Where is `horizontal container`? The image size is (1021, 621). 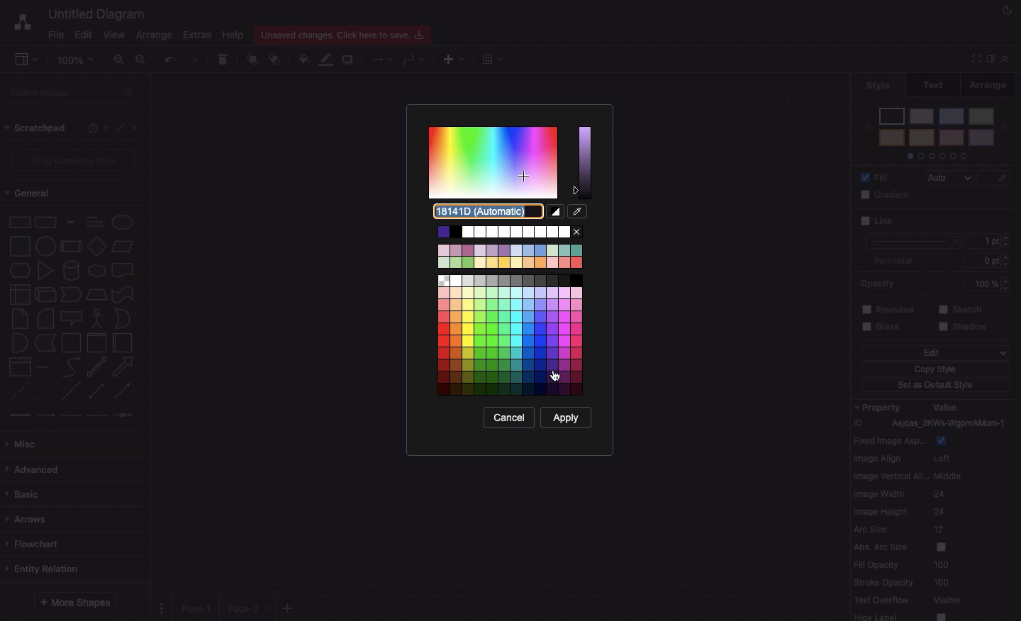
horizontal container is located at coordinates (121, 343).